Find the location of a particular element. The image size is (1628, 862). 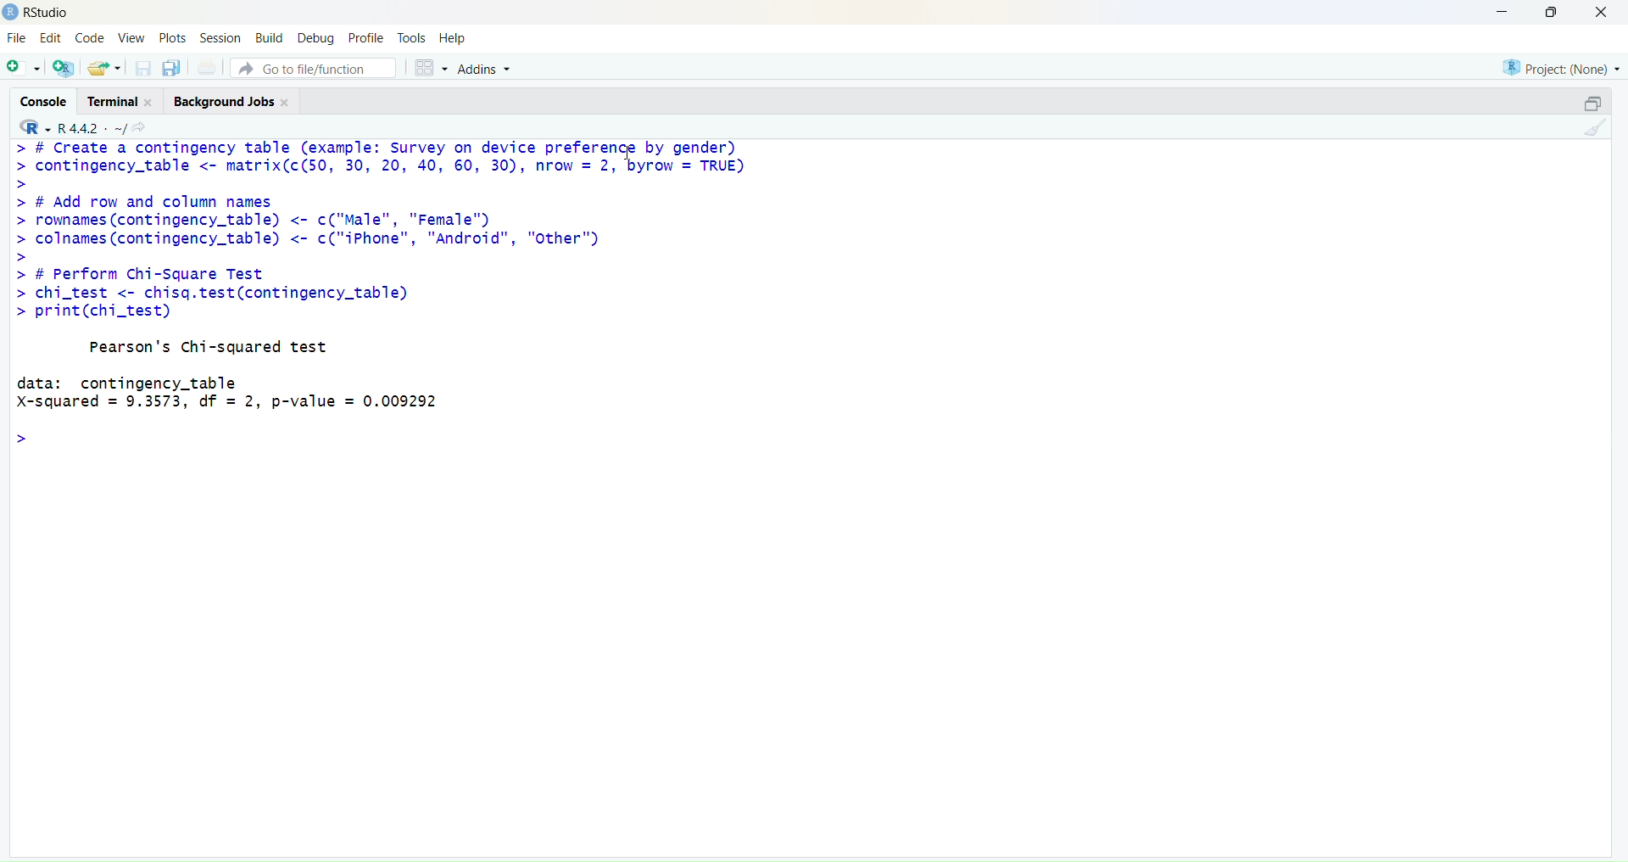

Plots. is located at coordinates (173, 37).